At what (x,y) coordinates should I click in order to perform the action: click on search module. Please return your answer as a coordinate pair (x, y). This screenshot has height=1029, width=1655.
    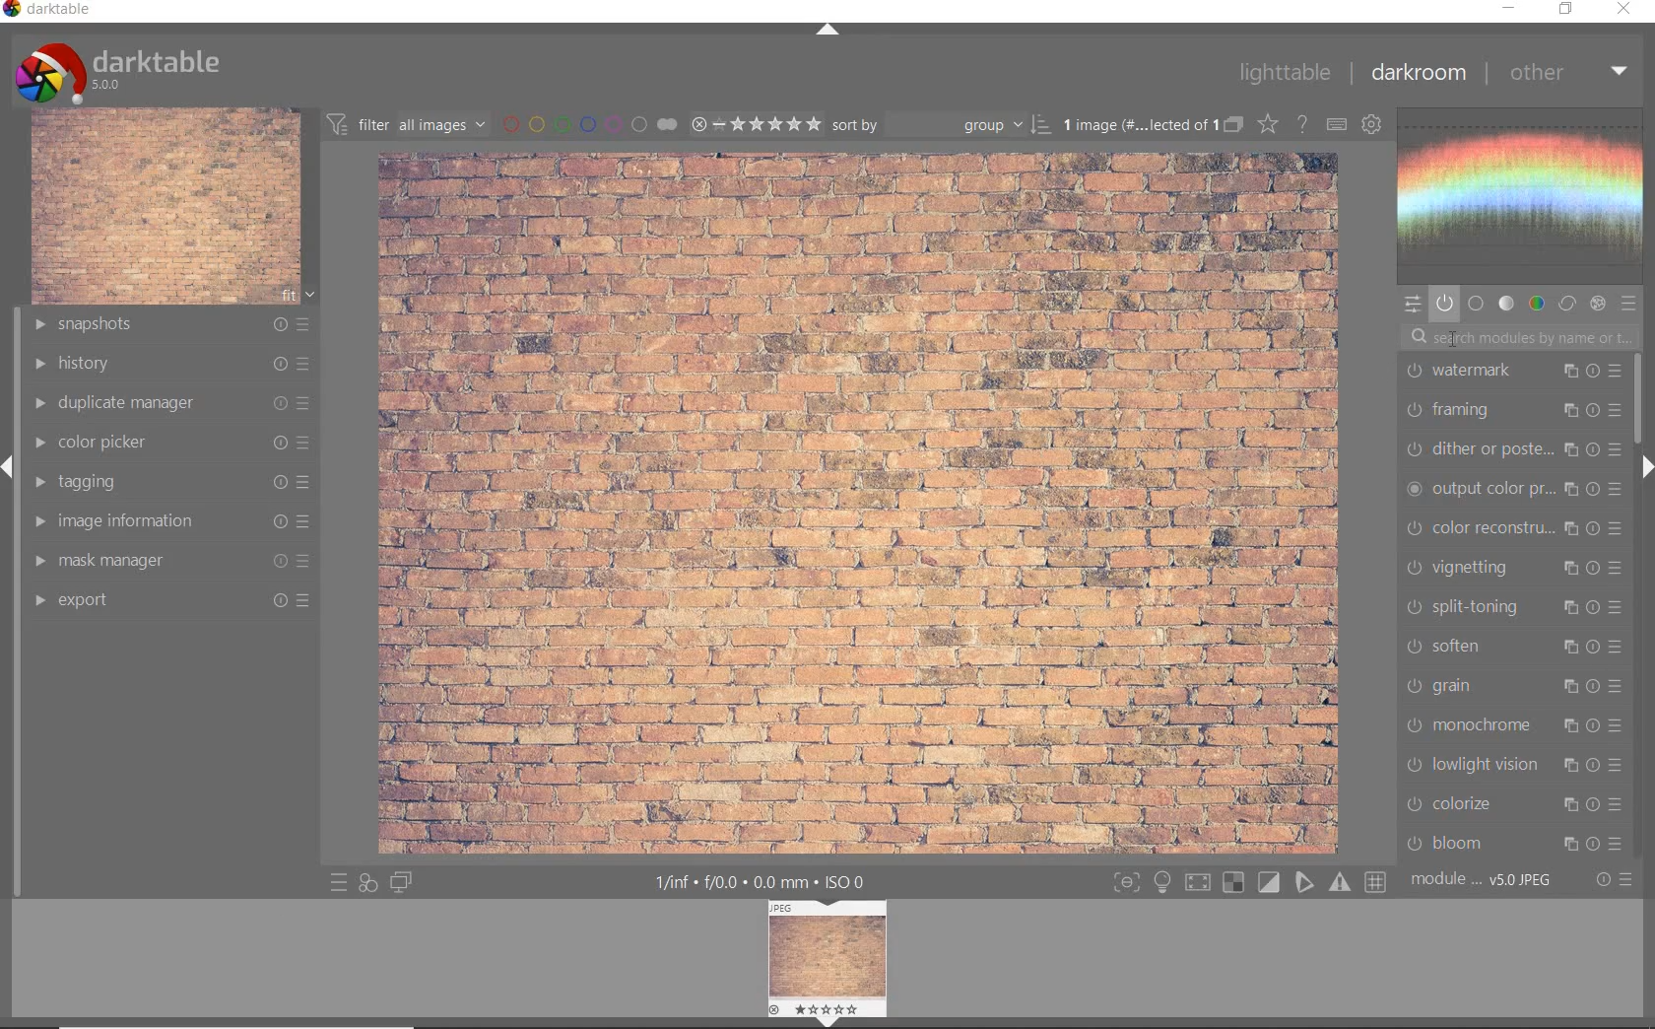
    Looking at the image, I should click on (1520, 340).